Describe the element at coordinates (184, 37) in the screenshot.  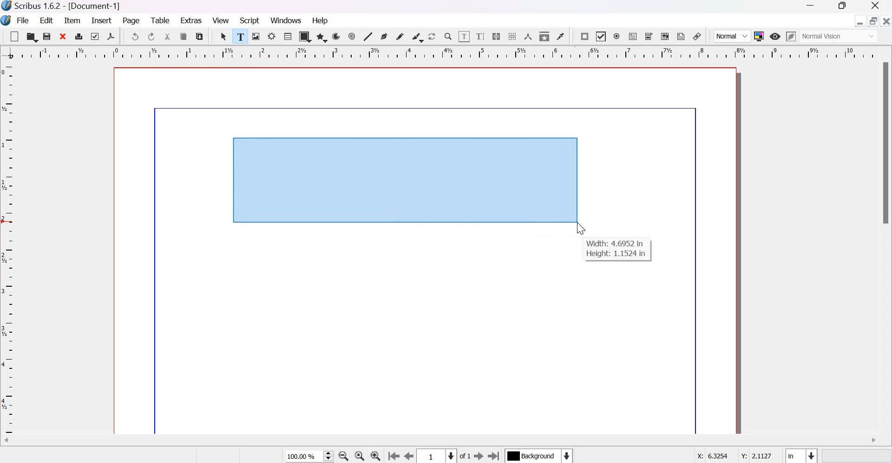
I see `copy` at that location.